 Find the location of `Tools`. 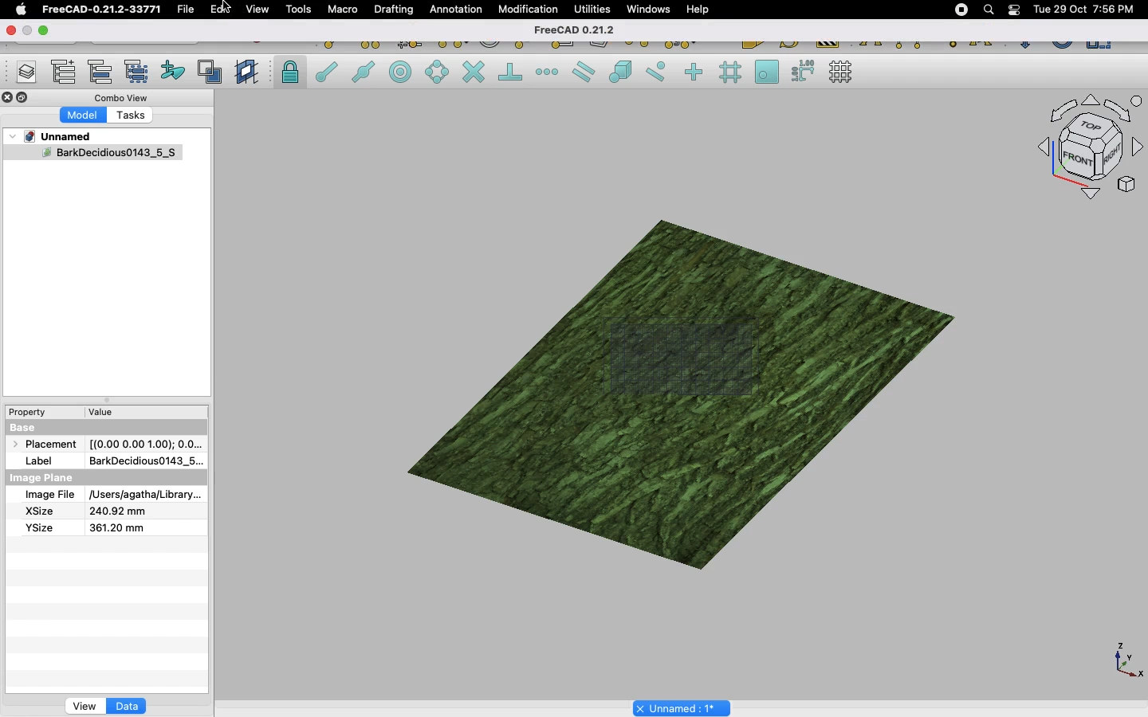

Tools is located at coordinates (298, 10).